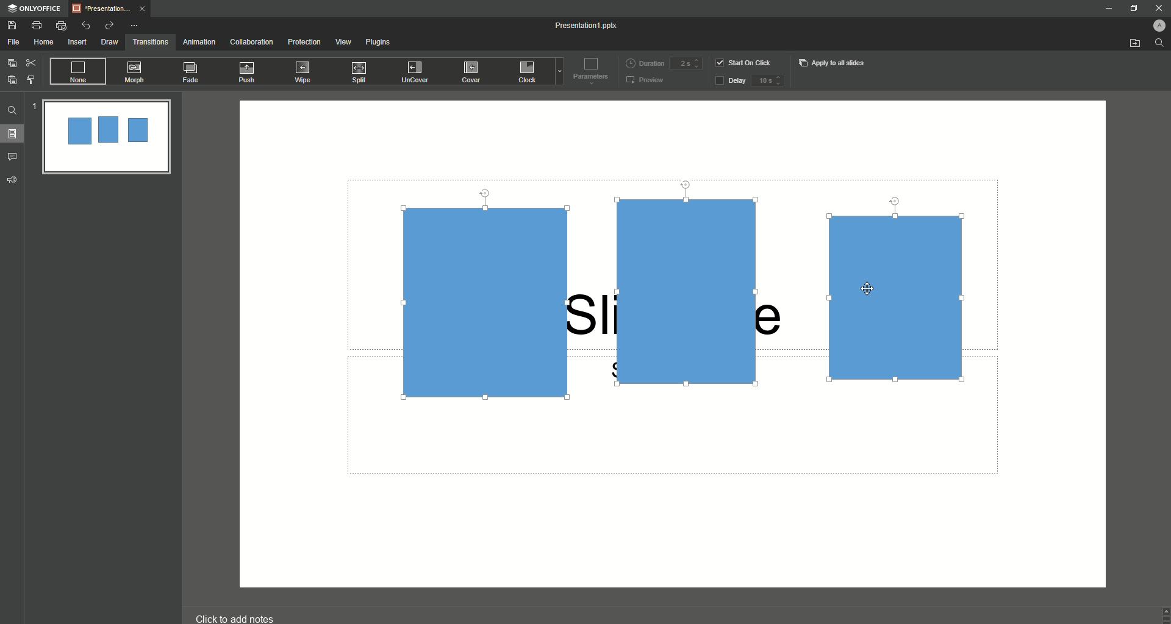 The height and width of the screenshot is (624, 1171). Describe the element at coordinates (12, 26) in the screenshot. I see `Save` at that location.